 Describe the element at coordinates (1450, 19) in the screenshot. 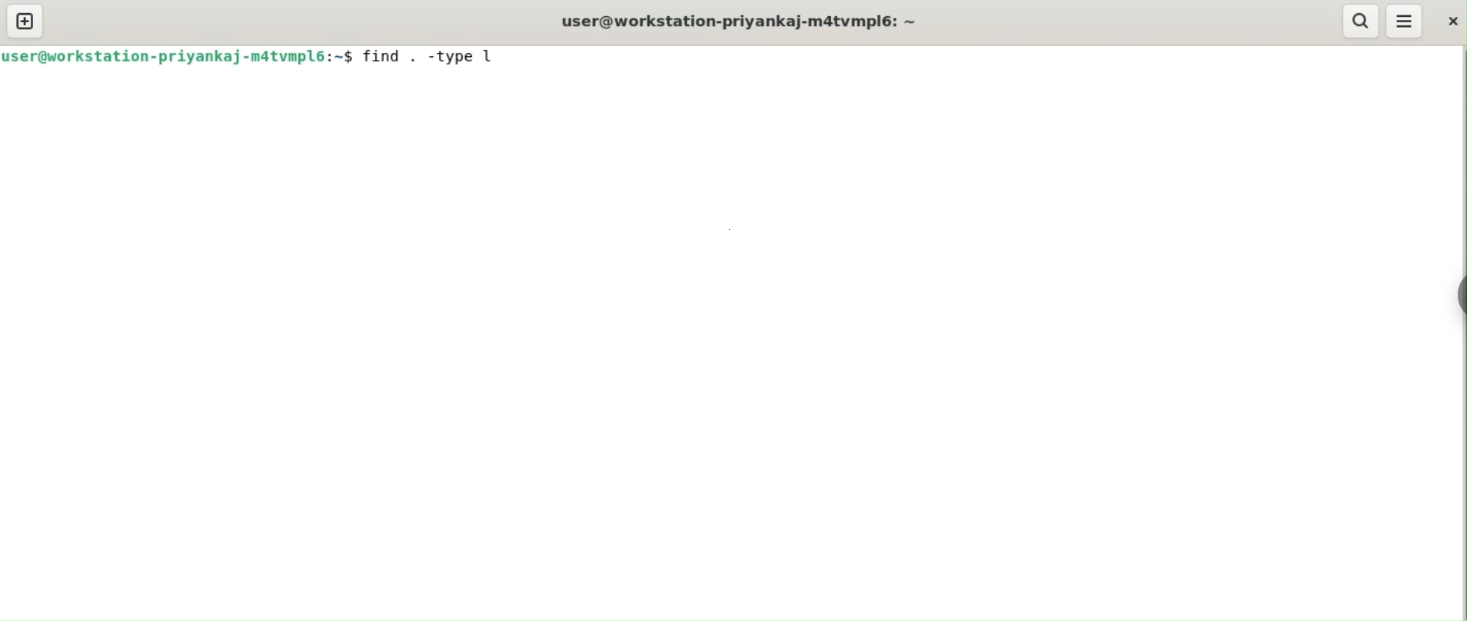

I see `close` at that location.